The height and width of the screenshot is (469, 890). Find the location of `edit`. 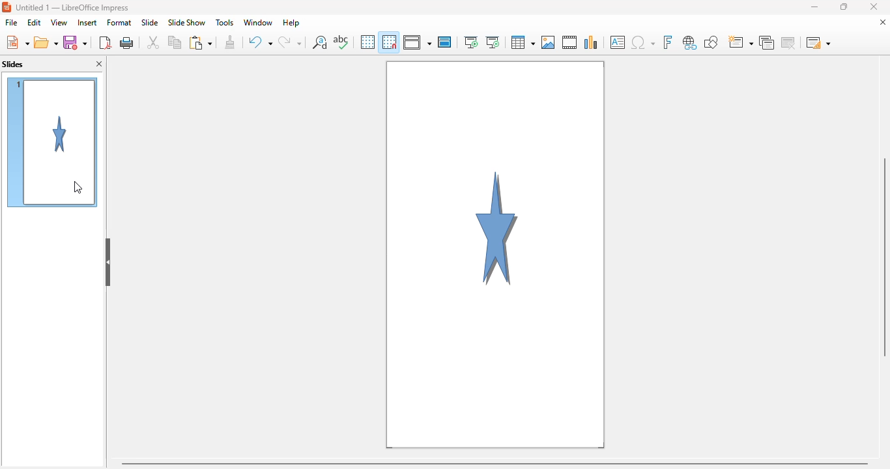

edit is located at coordinates (35, 23).